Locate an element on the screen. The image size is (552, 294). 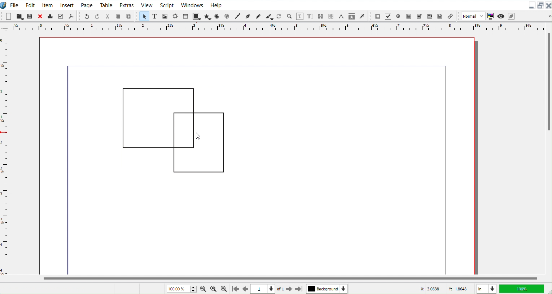
Toggle color is located at coordinates (490, 16).